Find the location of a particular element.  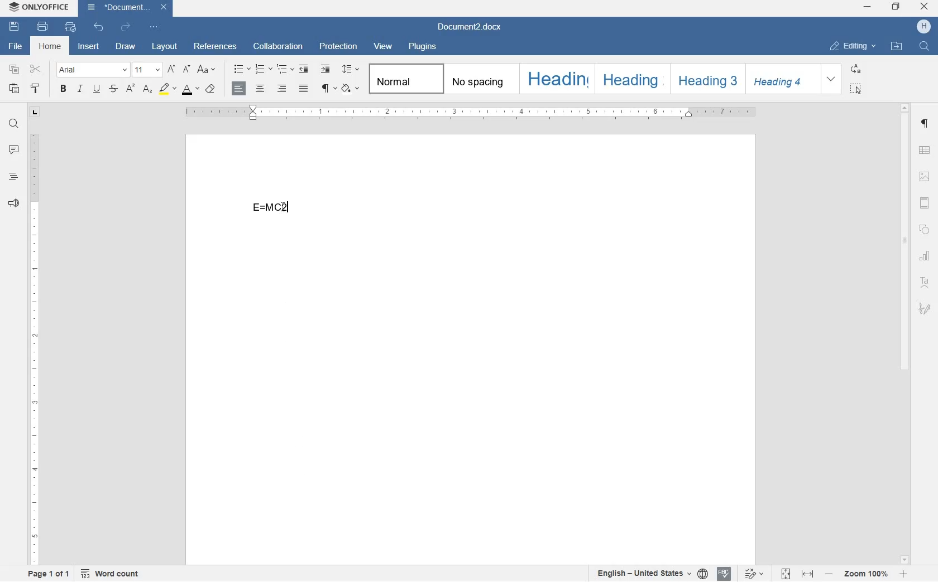

insert  is located at coordinates (88, 47).